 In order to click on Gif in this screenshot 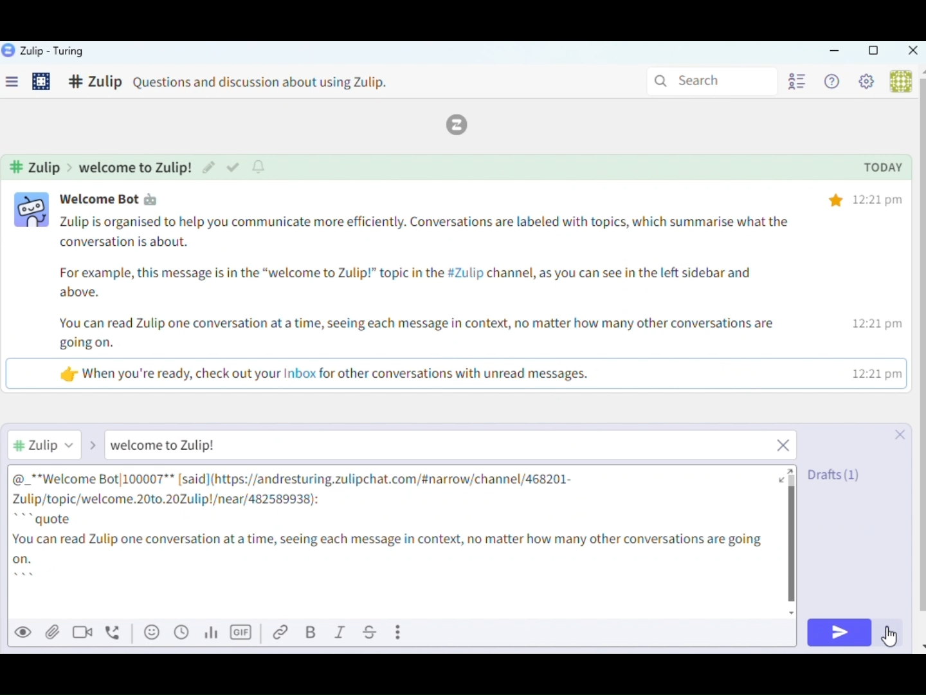, I will do `click(242, 633)`.